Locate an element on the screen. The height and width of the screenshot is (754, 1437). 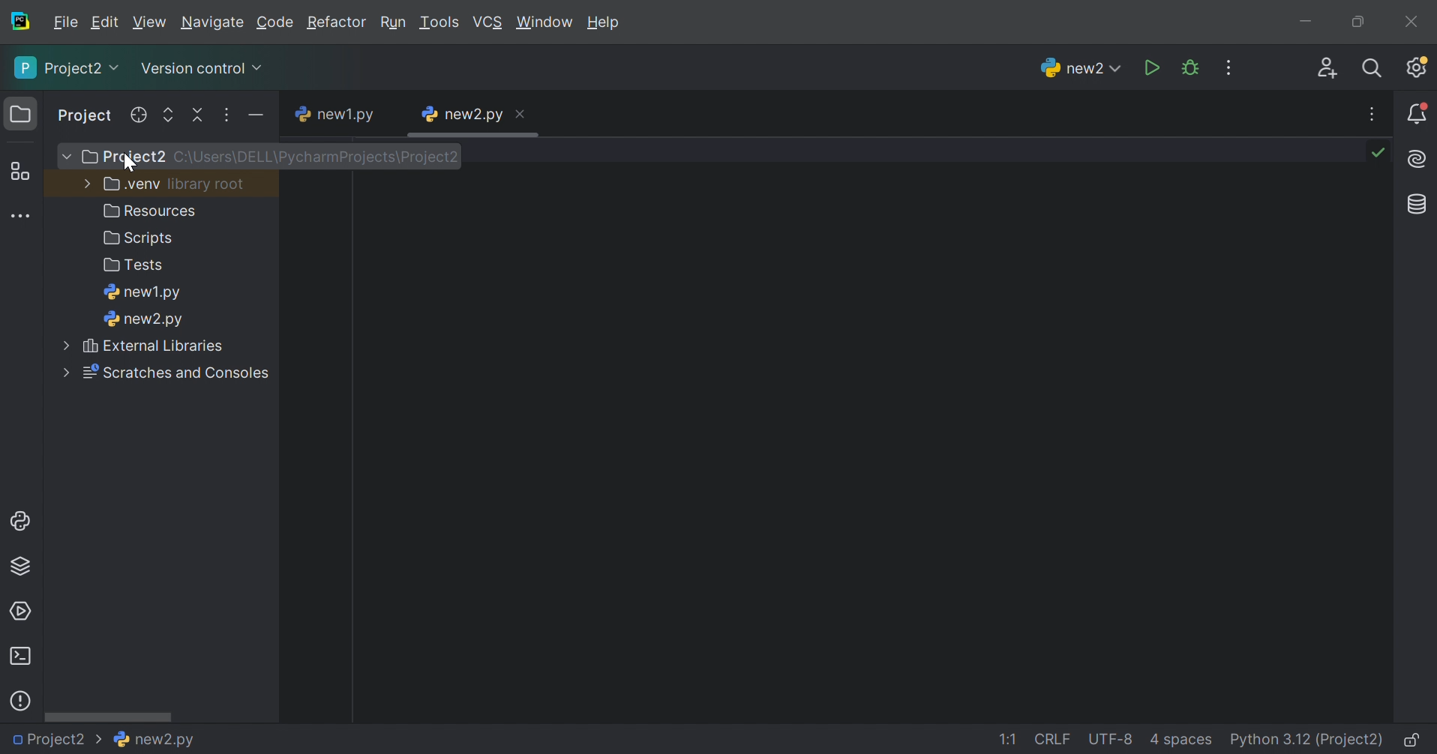
new1.py is located at coordinates (334, 115).